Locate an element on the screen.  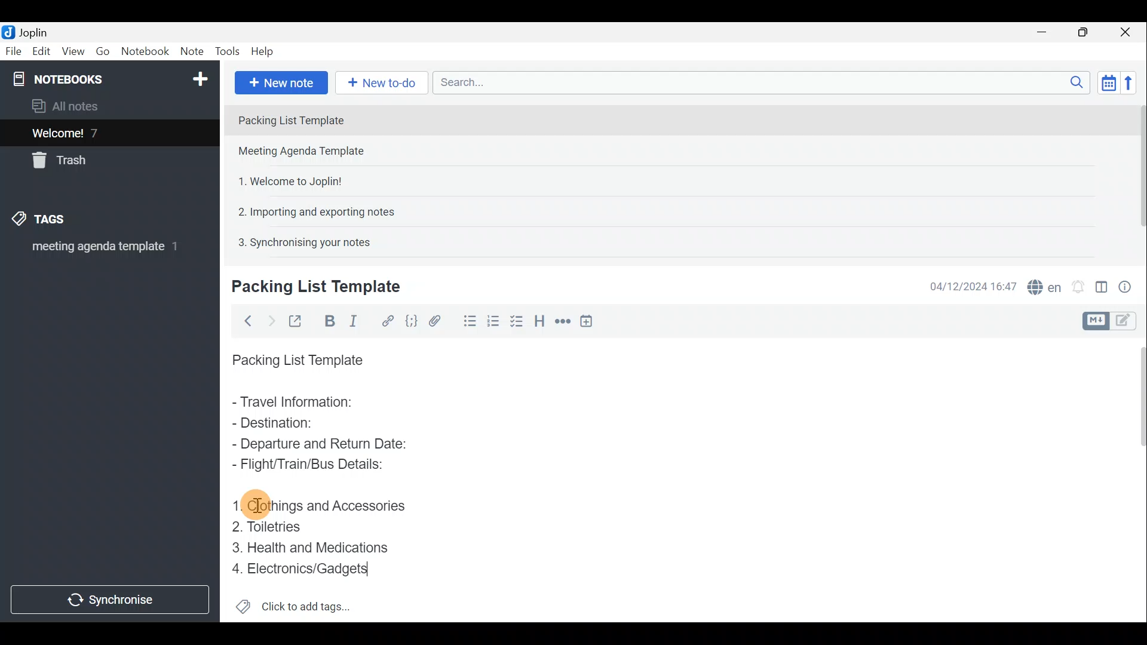
Date & time is located at coordinates (973, 285).